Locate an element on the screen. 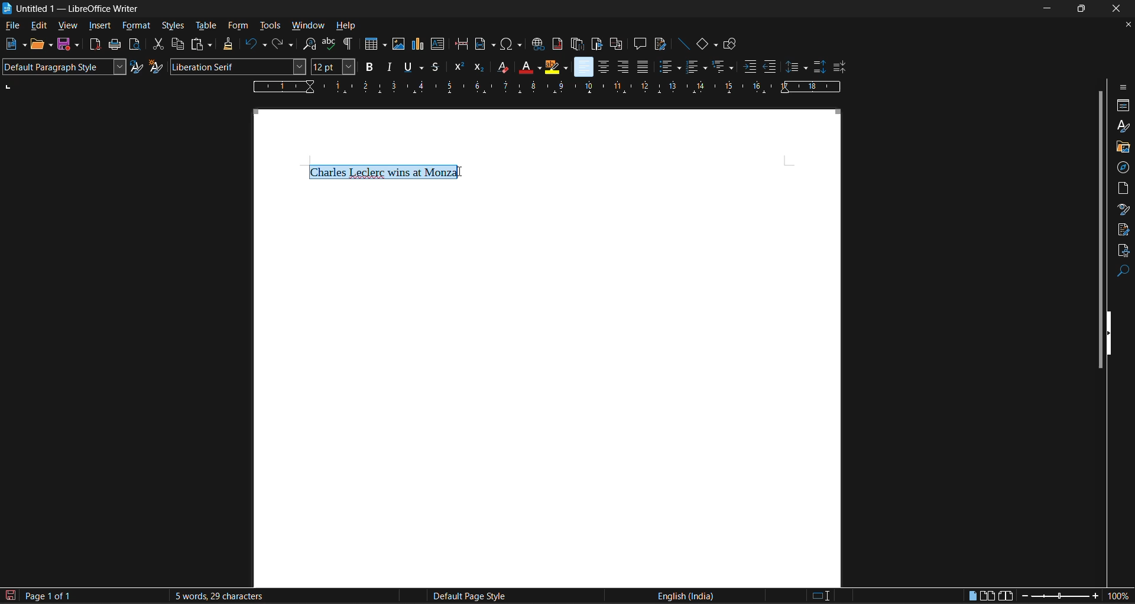 The image size is (1135, 604). format is located at coordinates (137, 26).